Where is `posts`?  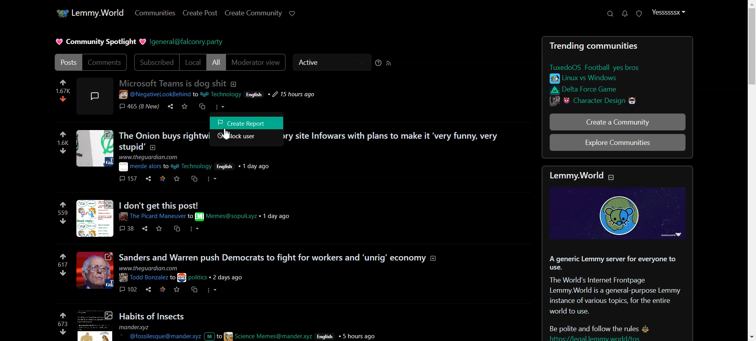 posts is located at coordinates (281, 266).